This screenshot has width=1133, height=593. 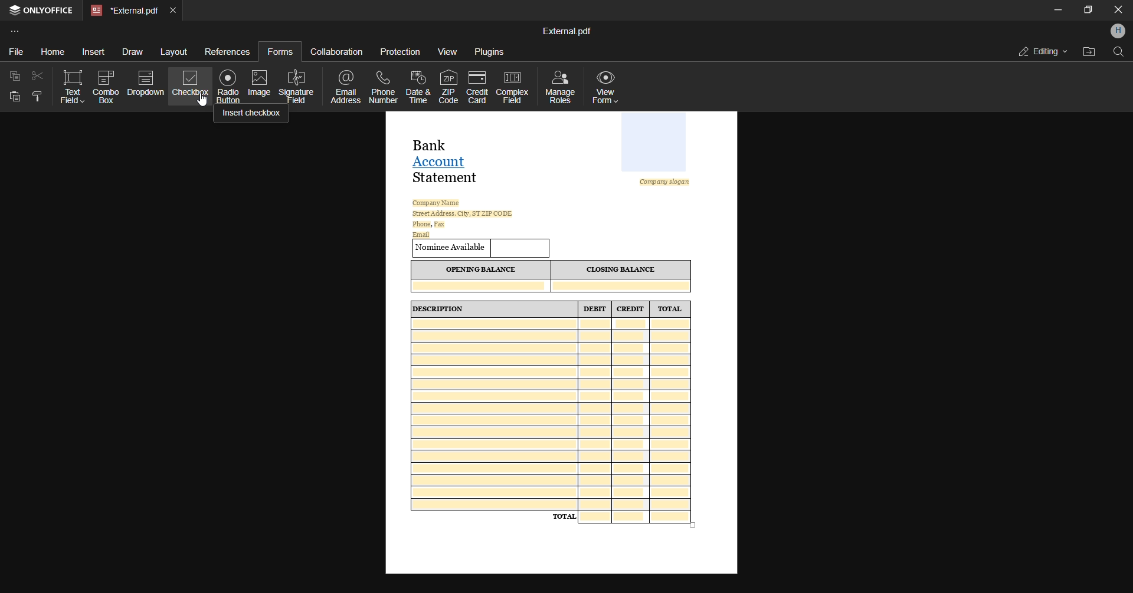 What do you see at coordinates (418, 88) in the screenshot?
I see `date and time` at bounding box center [418, 88].